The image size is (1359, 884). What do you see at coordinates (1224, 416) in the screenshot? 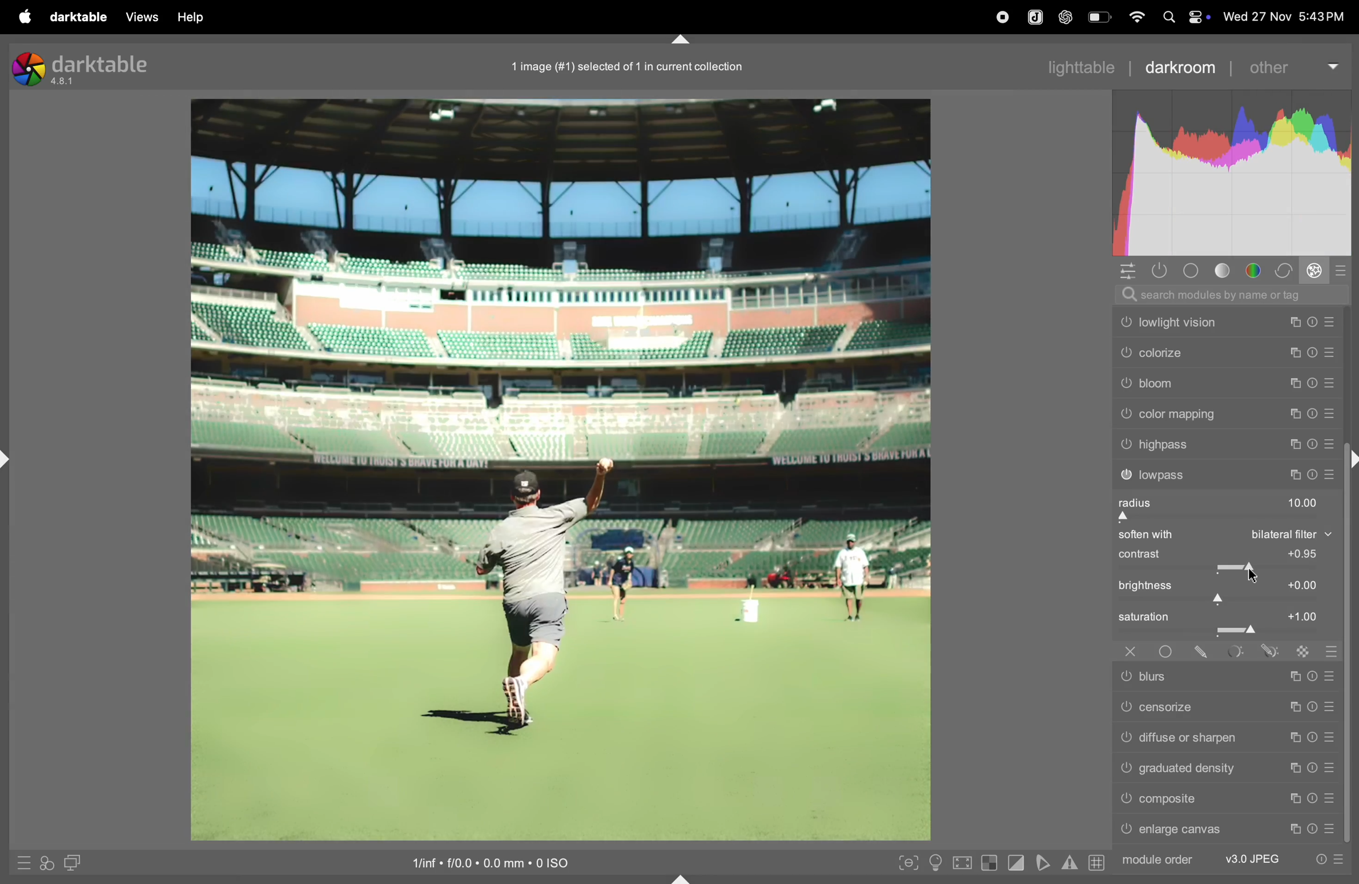
I see `color mapping` at bounding box center [1224, 416].